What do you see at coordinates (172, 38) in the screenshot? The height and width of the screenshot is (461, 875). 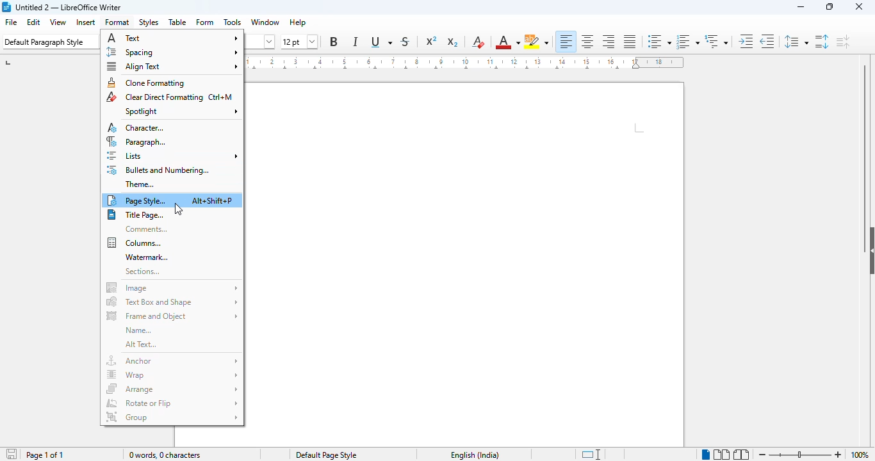 I see `text` at bounding box center [172, 38].